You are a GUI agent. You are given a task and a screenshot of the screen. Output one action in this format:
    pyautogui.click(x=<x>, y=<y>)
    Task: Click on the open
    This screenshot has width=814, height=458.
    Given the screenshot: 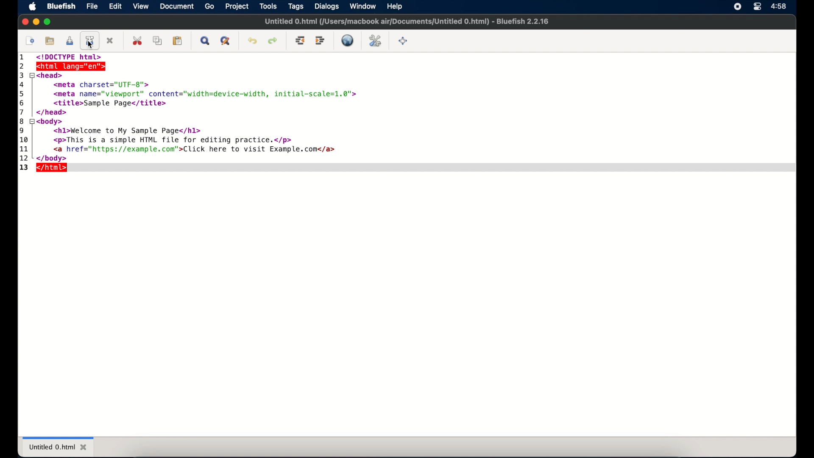 What is the action you would take?
    pyautogui.click(x=50, y=41)
    